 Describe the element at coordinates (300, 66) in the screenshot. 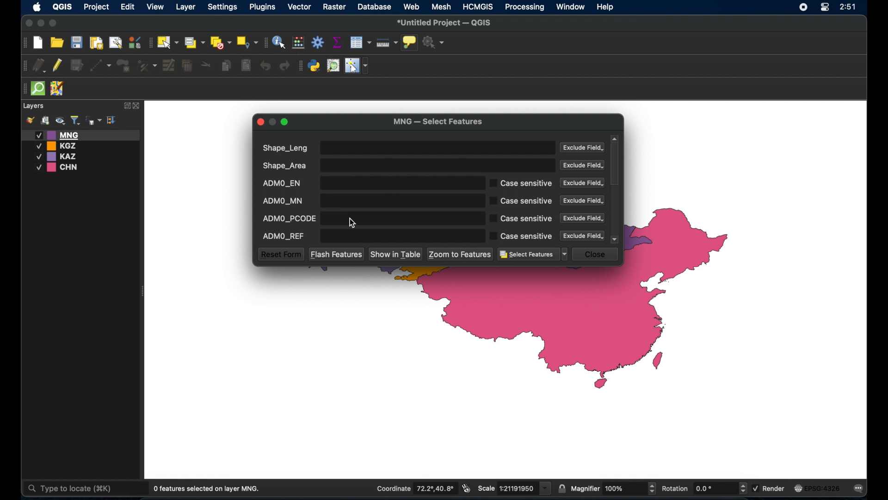

I see `plugins` at that location.